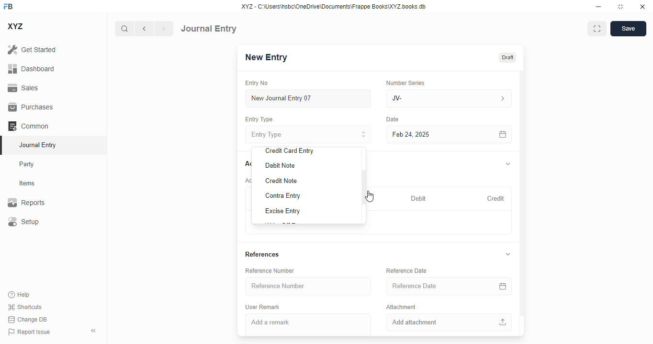  Describe the element at coordinates (393, 119) in the screenshot. I see `date` at that location.